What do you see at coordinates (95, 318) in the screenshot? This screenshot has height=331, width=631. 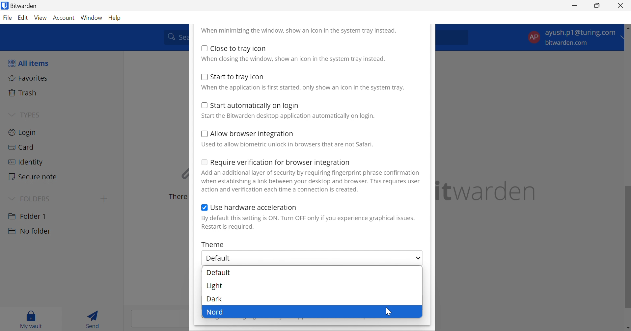 I see `Send` at bounding box center [95, 318].